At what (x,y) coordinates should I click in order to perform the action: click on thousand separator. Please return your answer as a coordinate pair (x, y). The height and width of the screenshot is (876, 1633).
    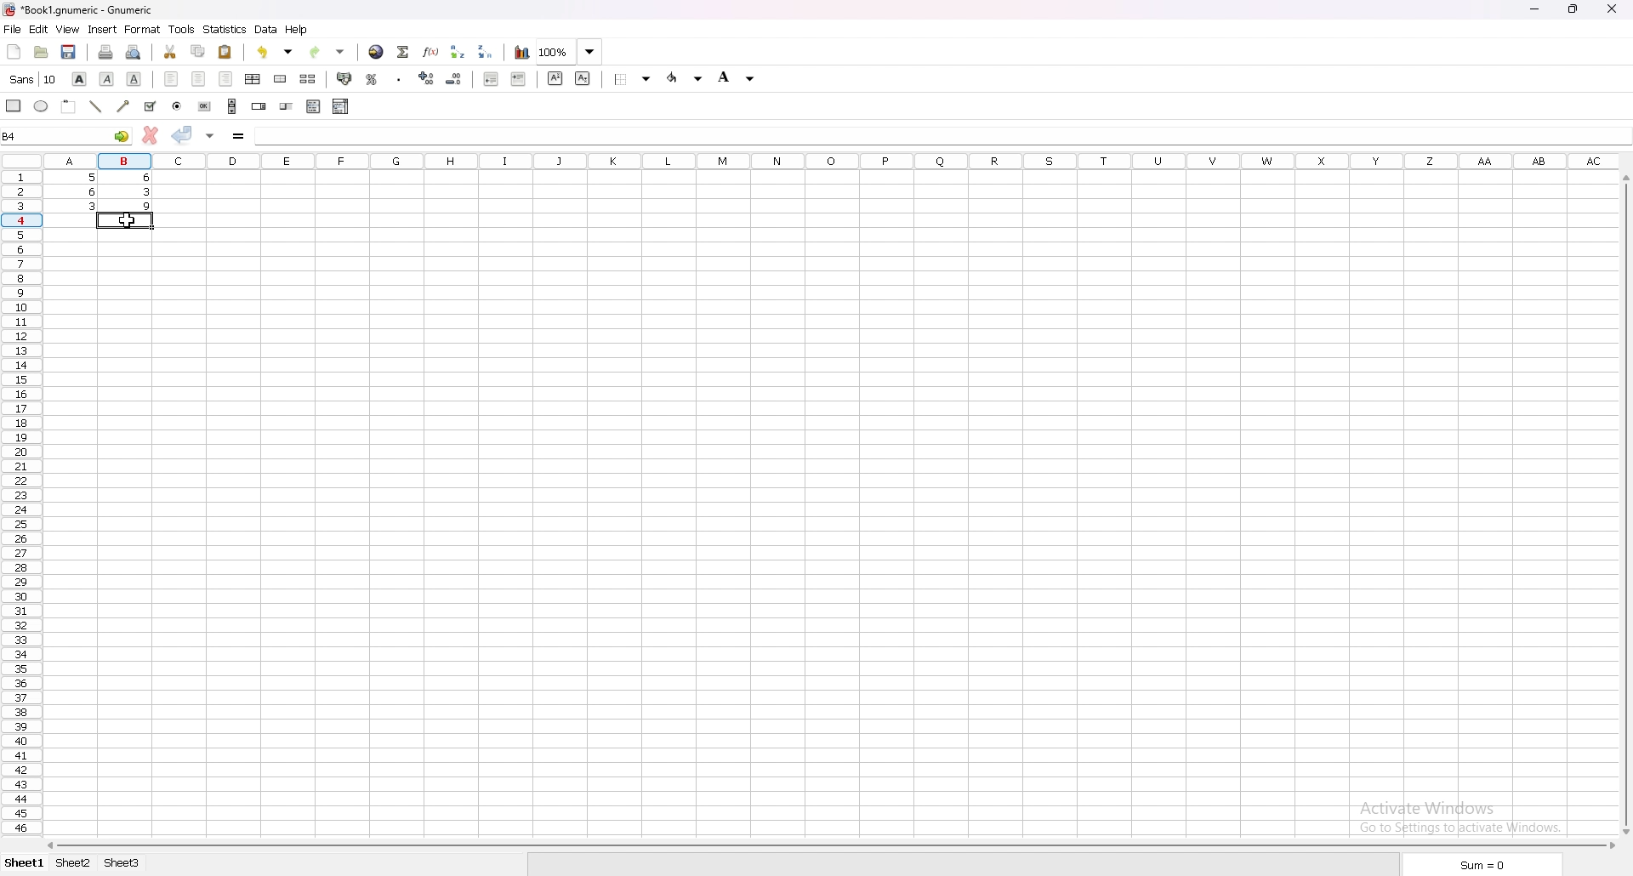
    Looking at the image, I should click on (400, 78).